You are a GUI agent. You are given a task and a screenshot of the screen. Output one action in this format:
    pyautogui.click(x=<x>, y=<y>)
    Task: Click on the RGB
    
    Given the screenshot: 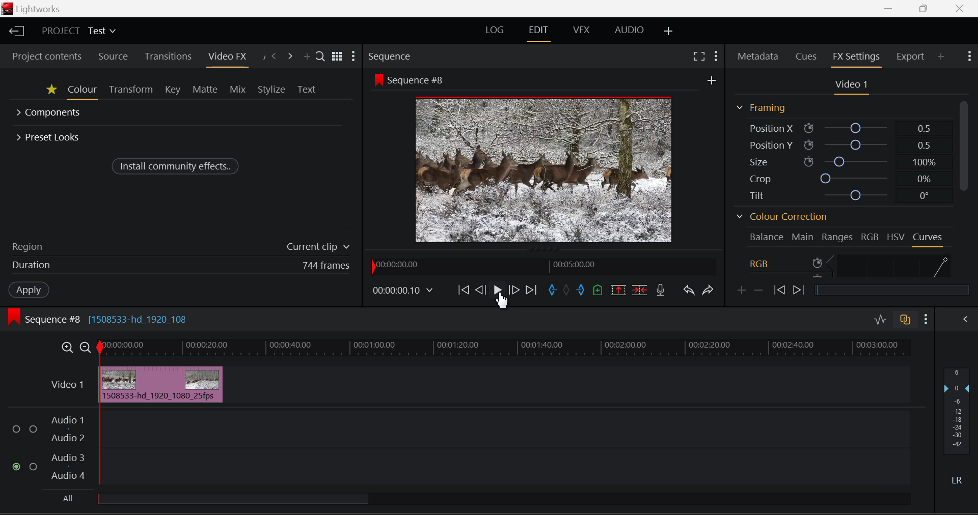 What is the action you would take?
    pyautogui.click(x=870, y=236)
    